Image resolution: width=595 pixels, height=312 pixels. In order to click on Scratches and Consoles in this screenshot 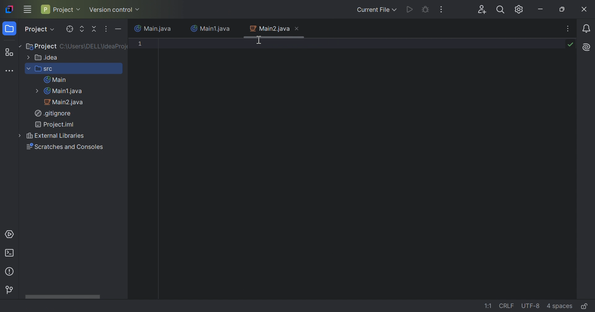, I will do `click(65, 146)`.